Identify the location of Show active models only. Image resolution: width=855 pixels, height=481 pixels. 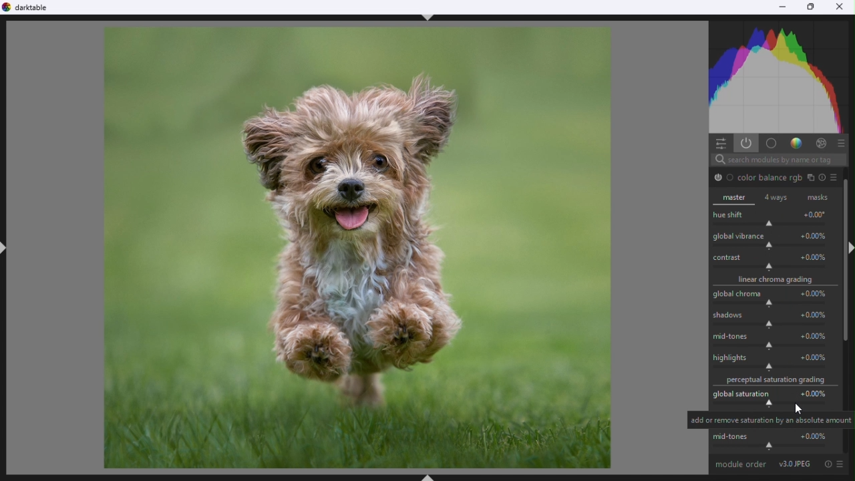
(746, 144).